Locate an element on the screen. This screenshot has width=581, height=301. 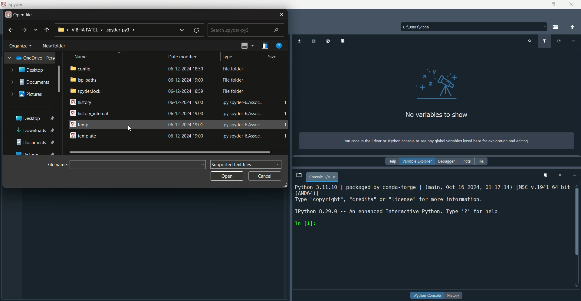
pictures is located at coordinates (38, 153).